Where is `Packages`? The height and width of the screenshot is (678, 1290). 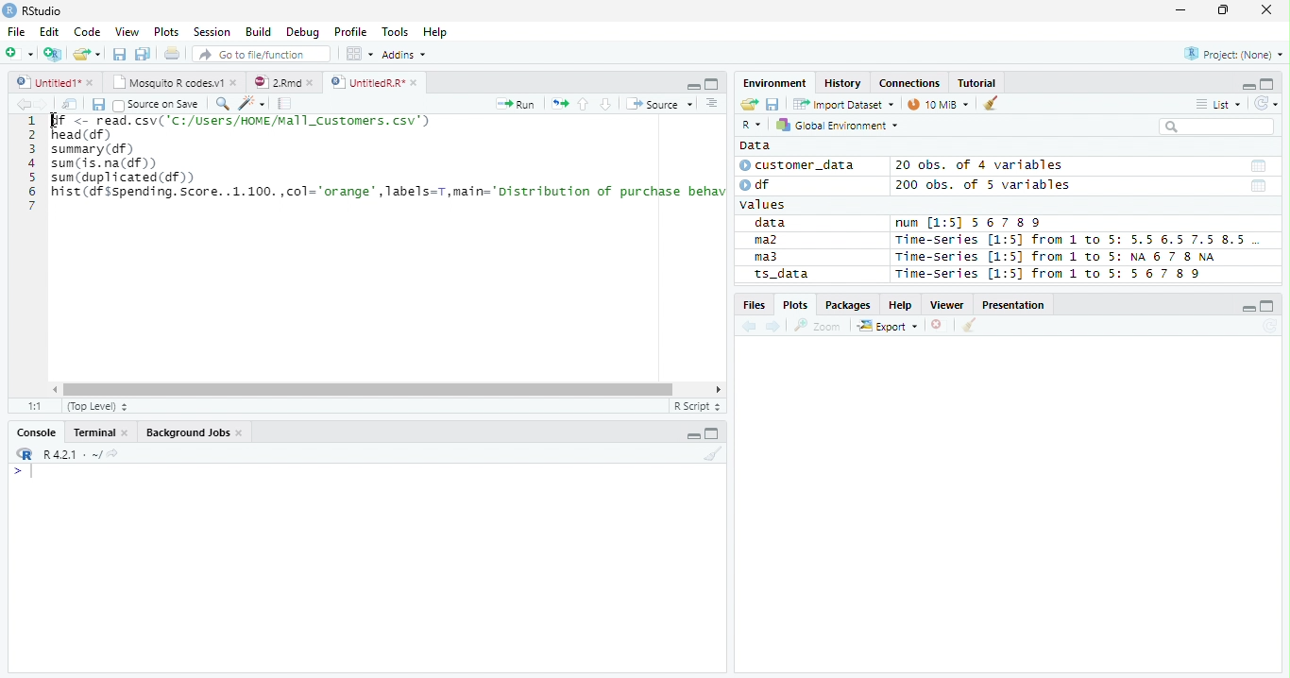
Packages is located at coordinates (847, 306).